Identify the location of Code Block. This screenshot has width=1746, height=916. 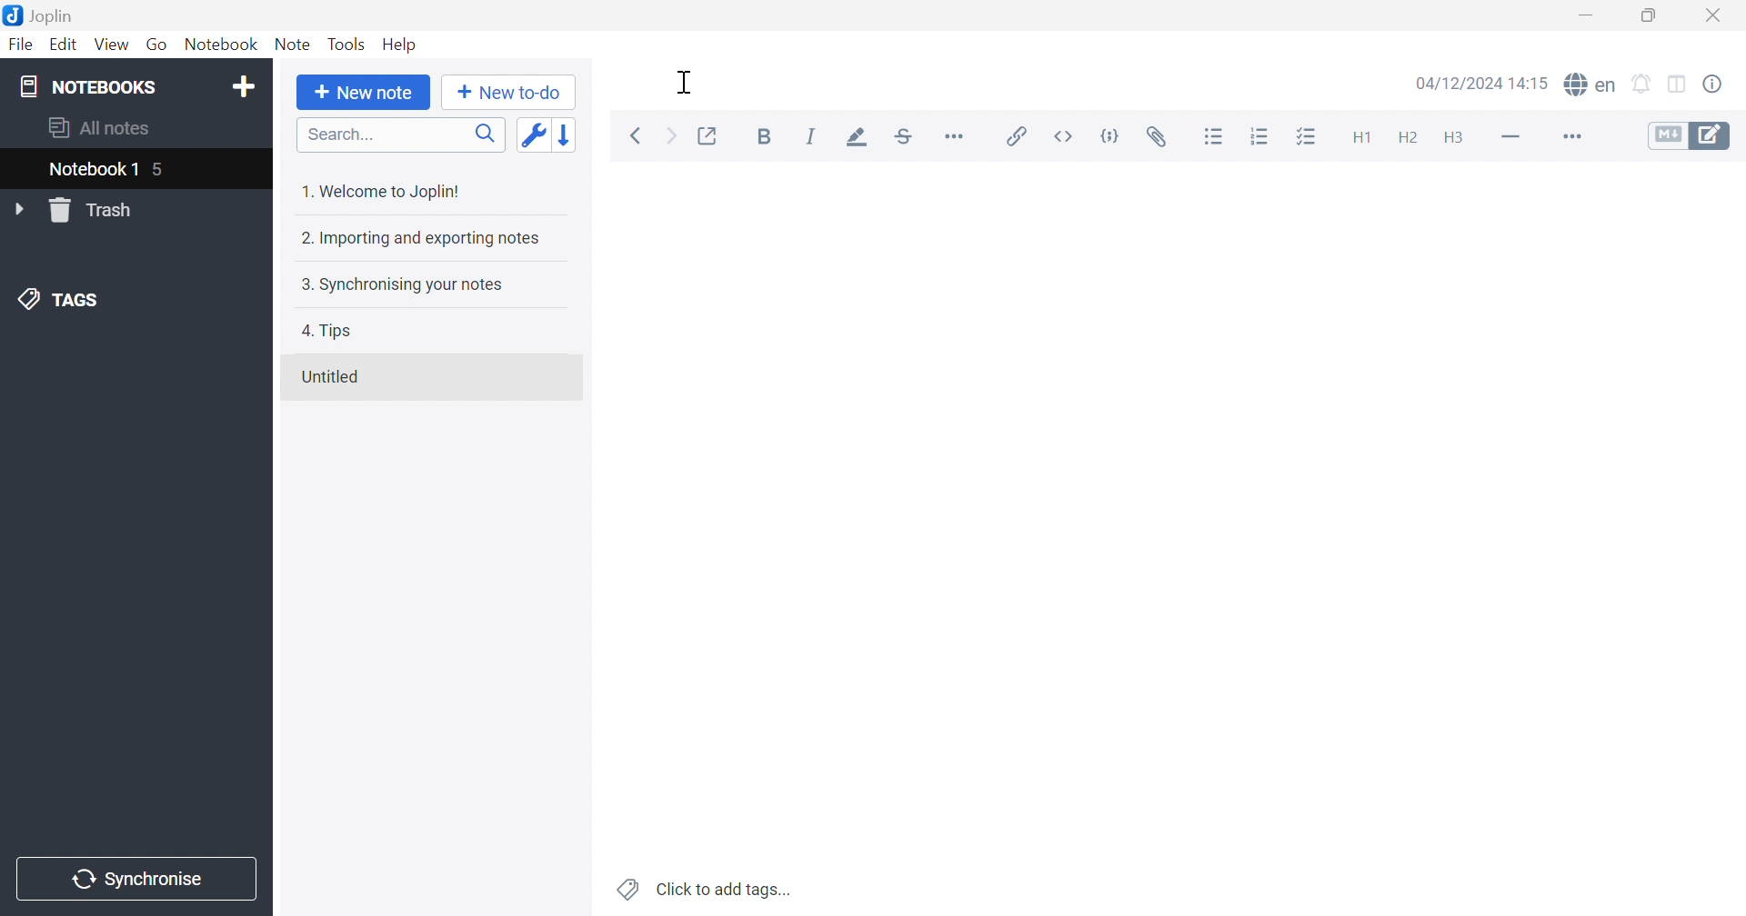
(1114, 139).